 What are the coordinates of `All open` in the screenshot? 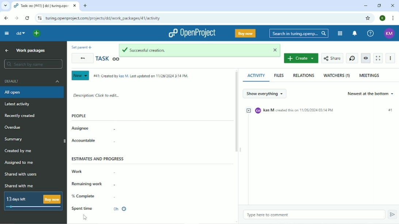 It's located at (14, 93).